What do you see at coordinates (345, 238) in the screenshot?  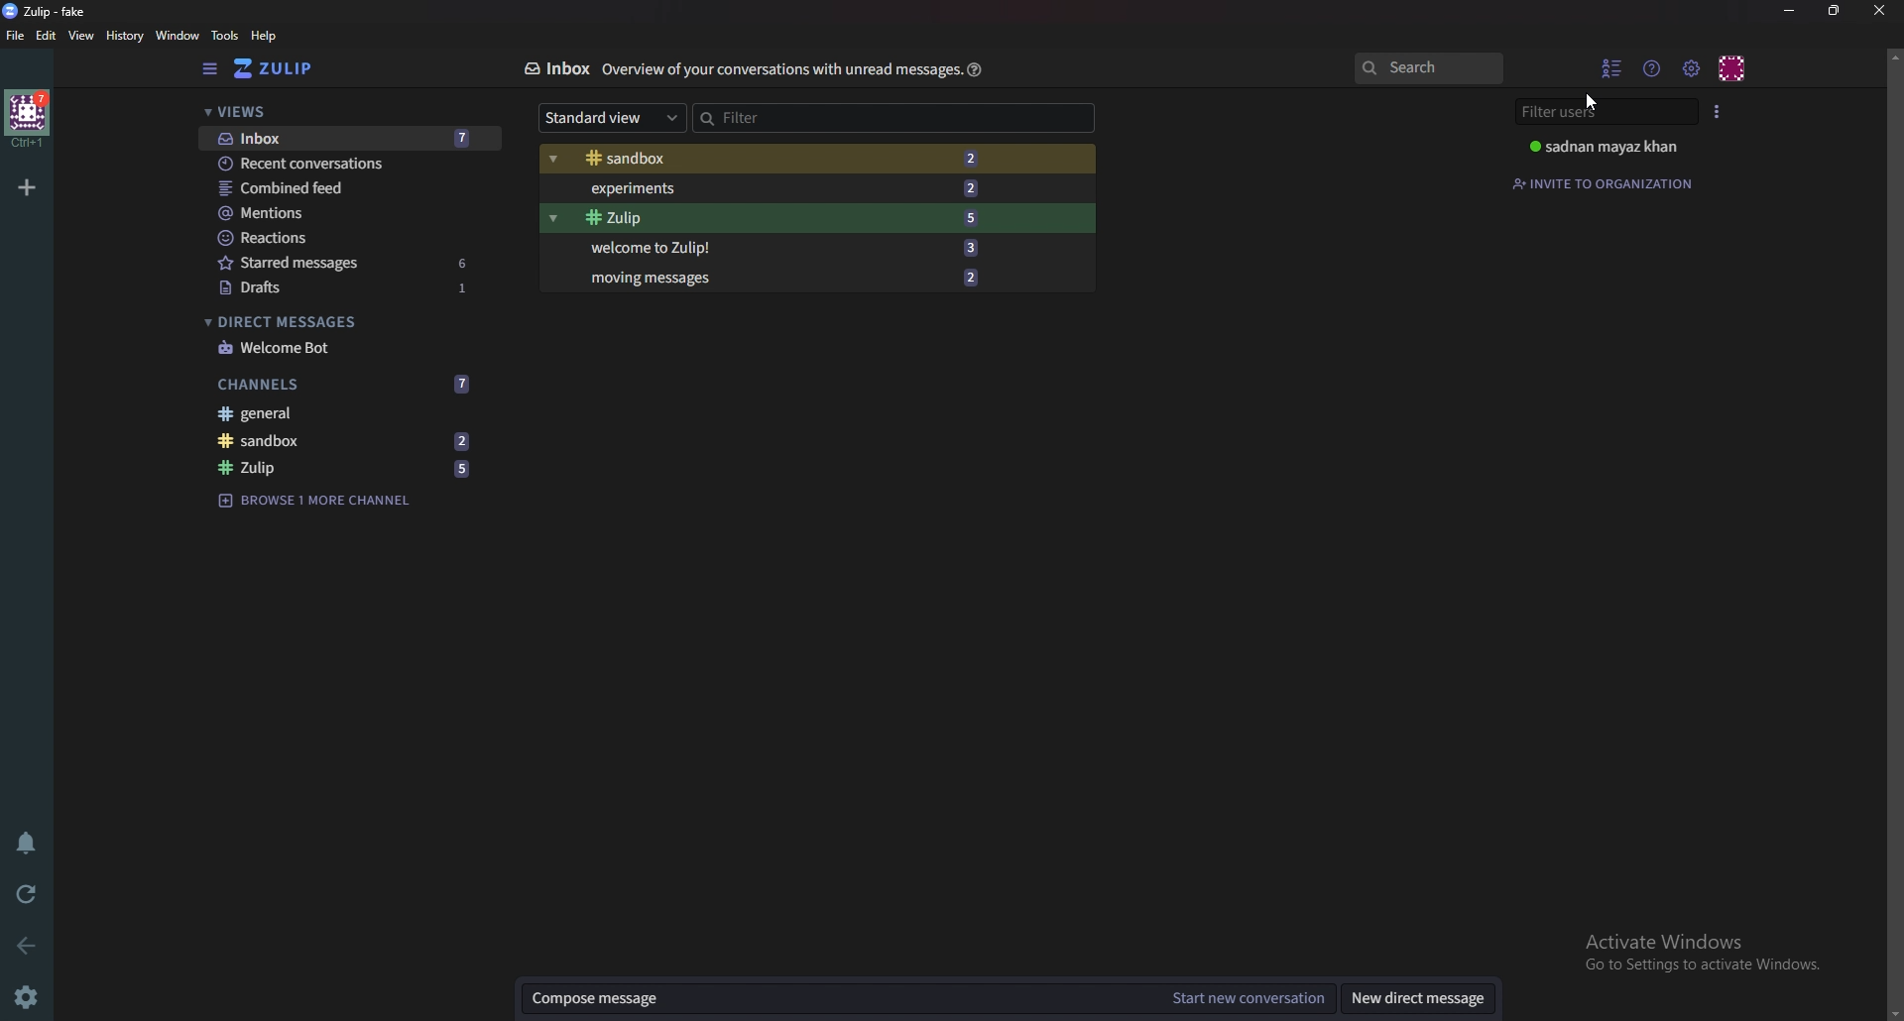 I see `Reactions` at bounding box center [345, 238].